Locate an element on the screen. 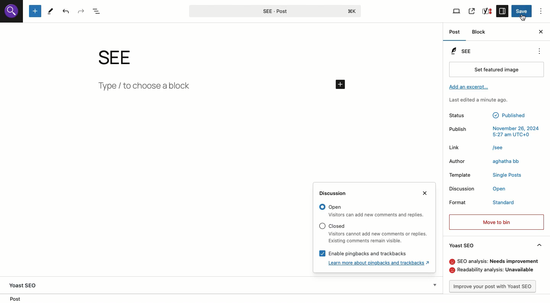 This screenshot has width=550, height=303. Show is located at coordinates (434, 284).